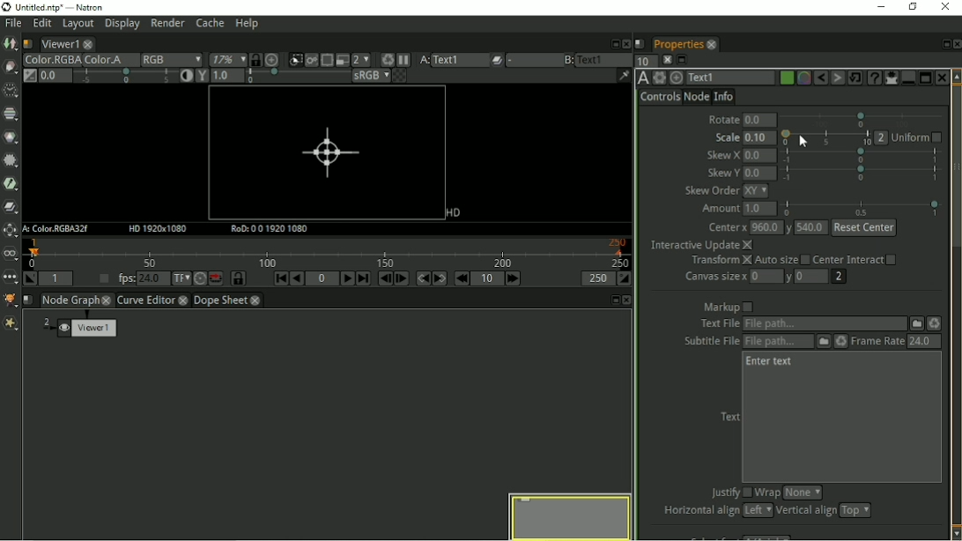  Describe the element at coordinates (642, 78) in the screenshot. I see `TextOFX Version 6.13` at that location.